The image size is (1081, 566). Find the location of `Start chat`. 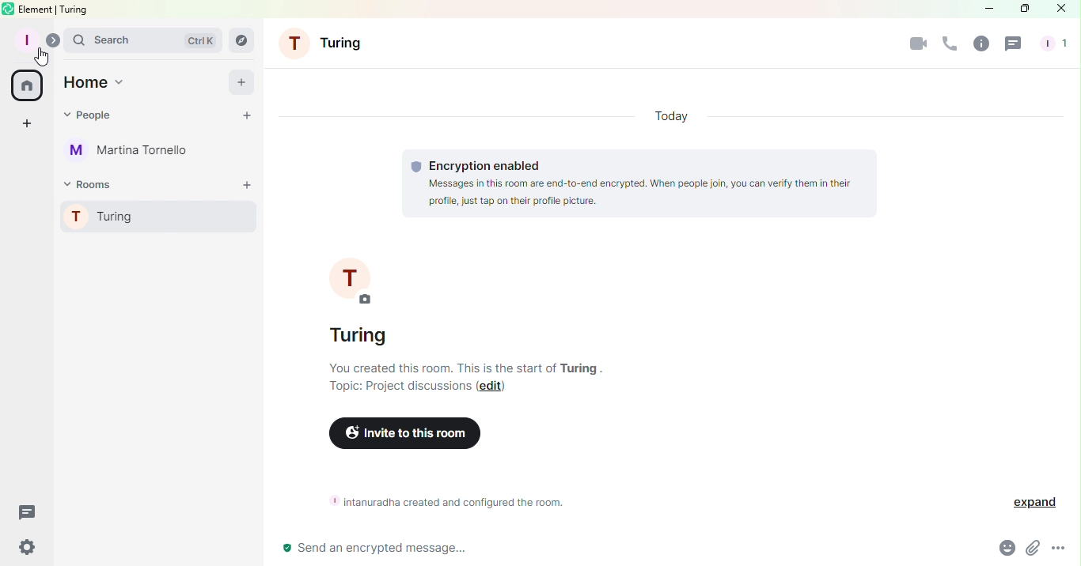

Start chat is located at coordinates (249, 115).